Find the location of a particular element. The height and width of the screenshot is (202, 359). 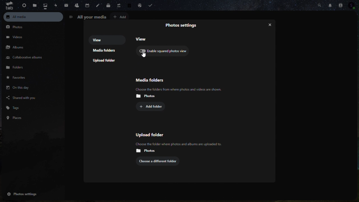

Contacts is located at coordinates (340, 5).